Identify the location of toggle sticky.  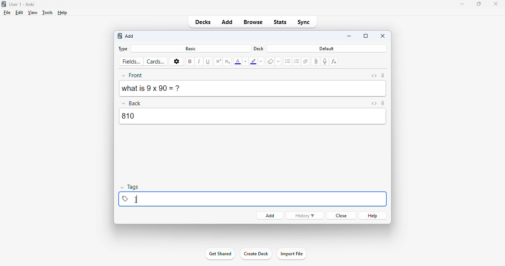
(383, 103).